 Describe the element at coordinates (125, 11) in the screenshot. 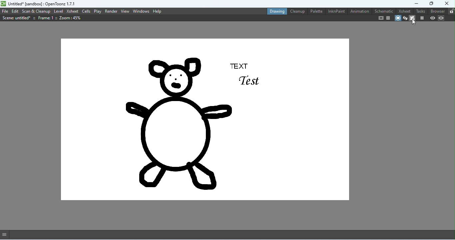

I see `view` at that location.